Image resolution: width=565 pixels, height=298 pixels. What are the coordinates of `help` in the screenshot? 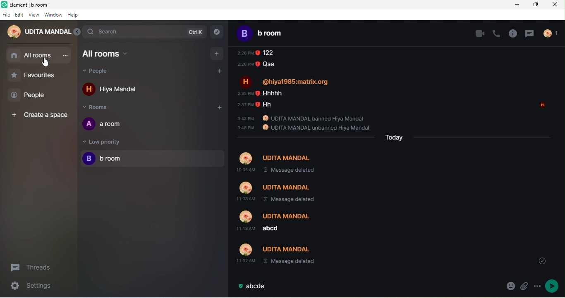 It's located at (76, 16).